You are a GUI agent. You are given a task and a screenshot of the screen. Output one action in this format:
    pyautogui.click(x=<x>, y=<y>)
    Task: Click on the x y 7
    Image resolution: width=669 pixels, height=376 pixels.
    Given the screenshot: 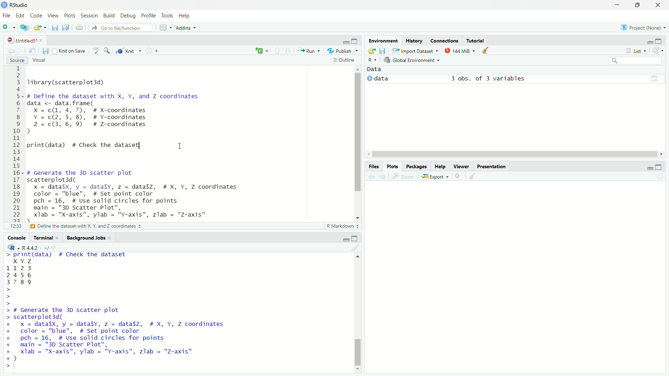 What is the action you would take?
    pyautogui.click(x=24, y=260)
    